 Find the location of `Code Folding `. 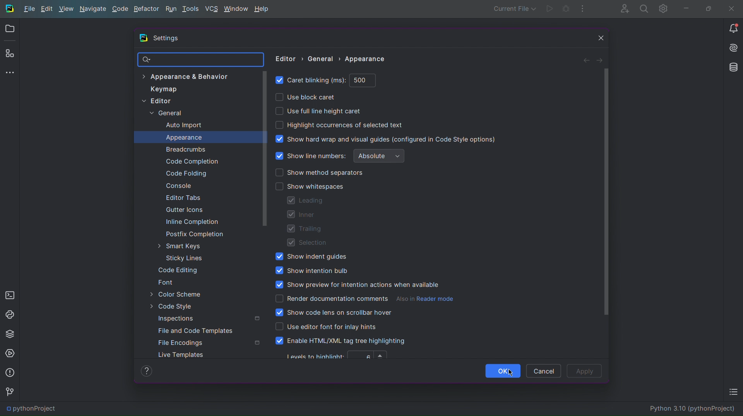

Code Folding  is located at coordinates (184, 174).